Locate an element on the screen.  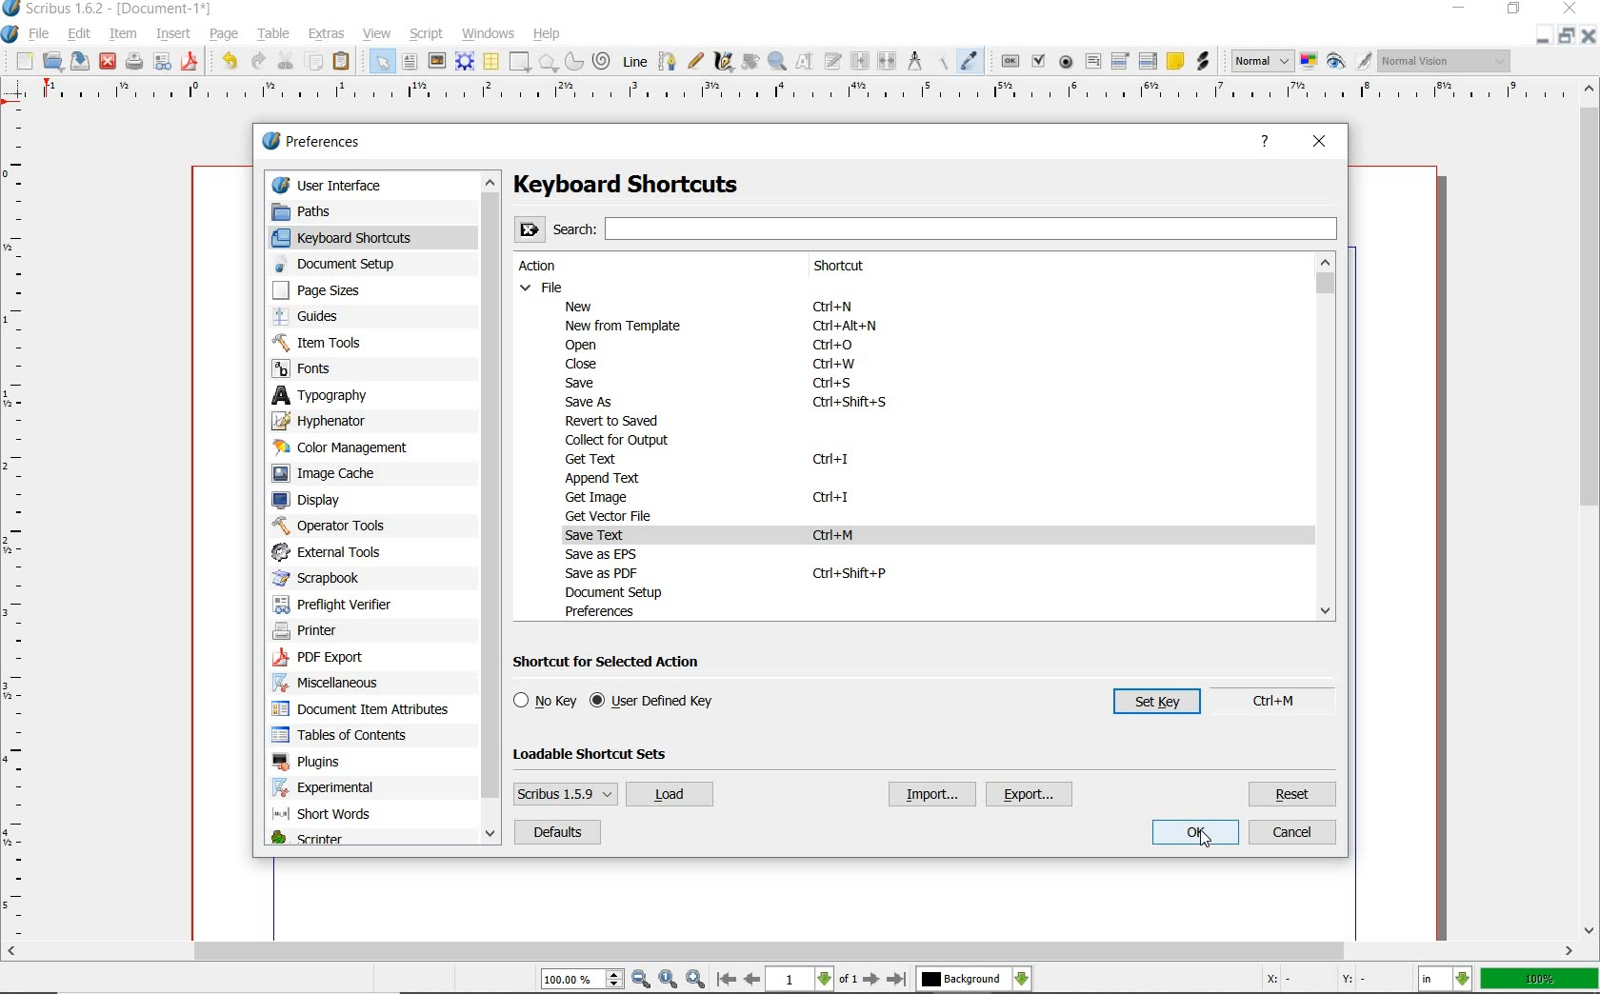
toggle color management is located at coordinates (1308, 63).